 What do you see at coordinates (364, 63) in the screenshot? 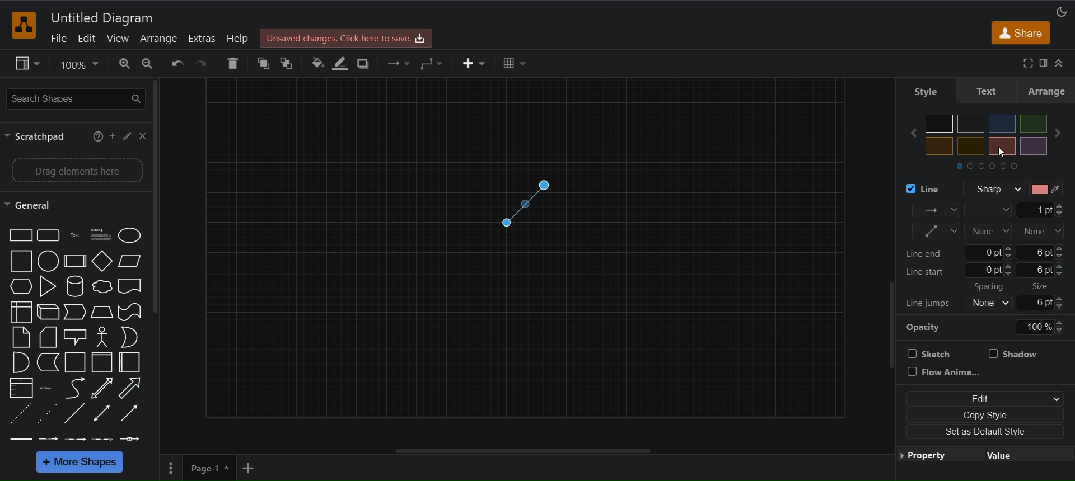
I see `shadow` at bounding box center [364, 63].